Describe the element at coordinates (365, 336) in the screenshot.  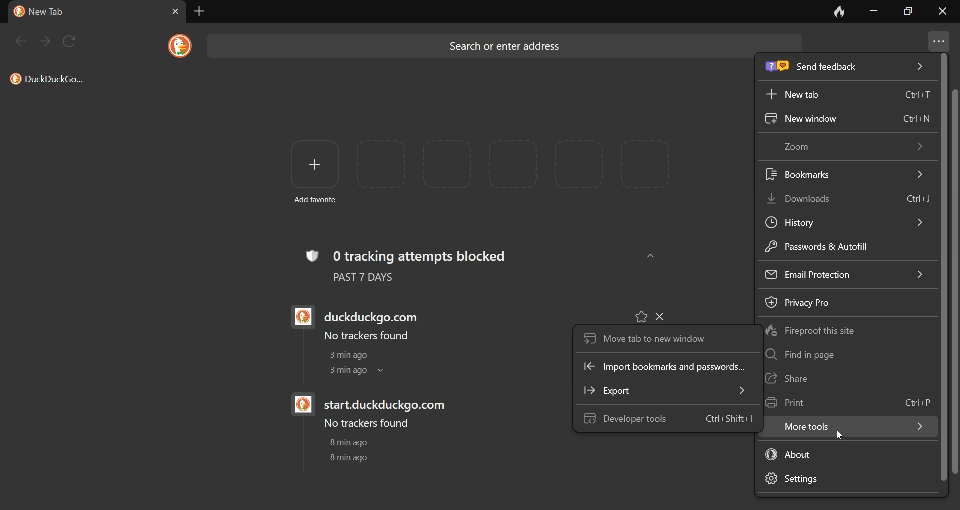
I see `No trackers found` at that location.